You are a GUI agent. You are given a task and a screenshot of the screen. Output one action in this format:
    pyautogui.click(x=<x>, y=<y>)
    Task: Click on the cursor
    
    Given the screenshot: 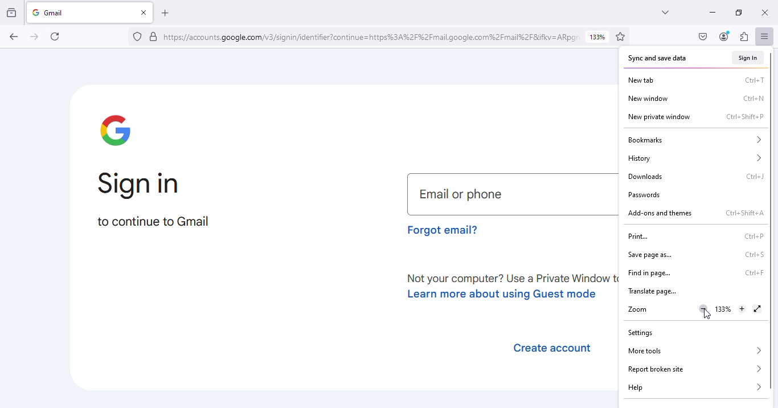 What is the action you would take?
    pyautogui.click(x=708, y=314)
    